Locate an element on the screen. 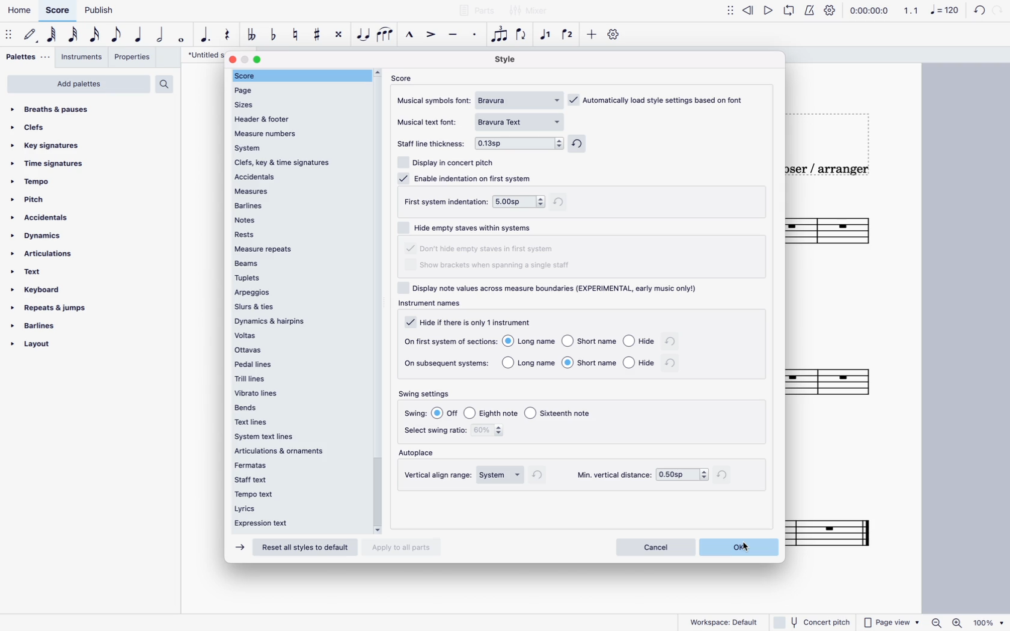 The image size is (1010, 631). min vertical distance is located at coordinates (682, 475).